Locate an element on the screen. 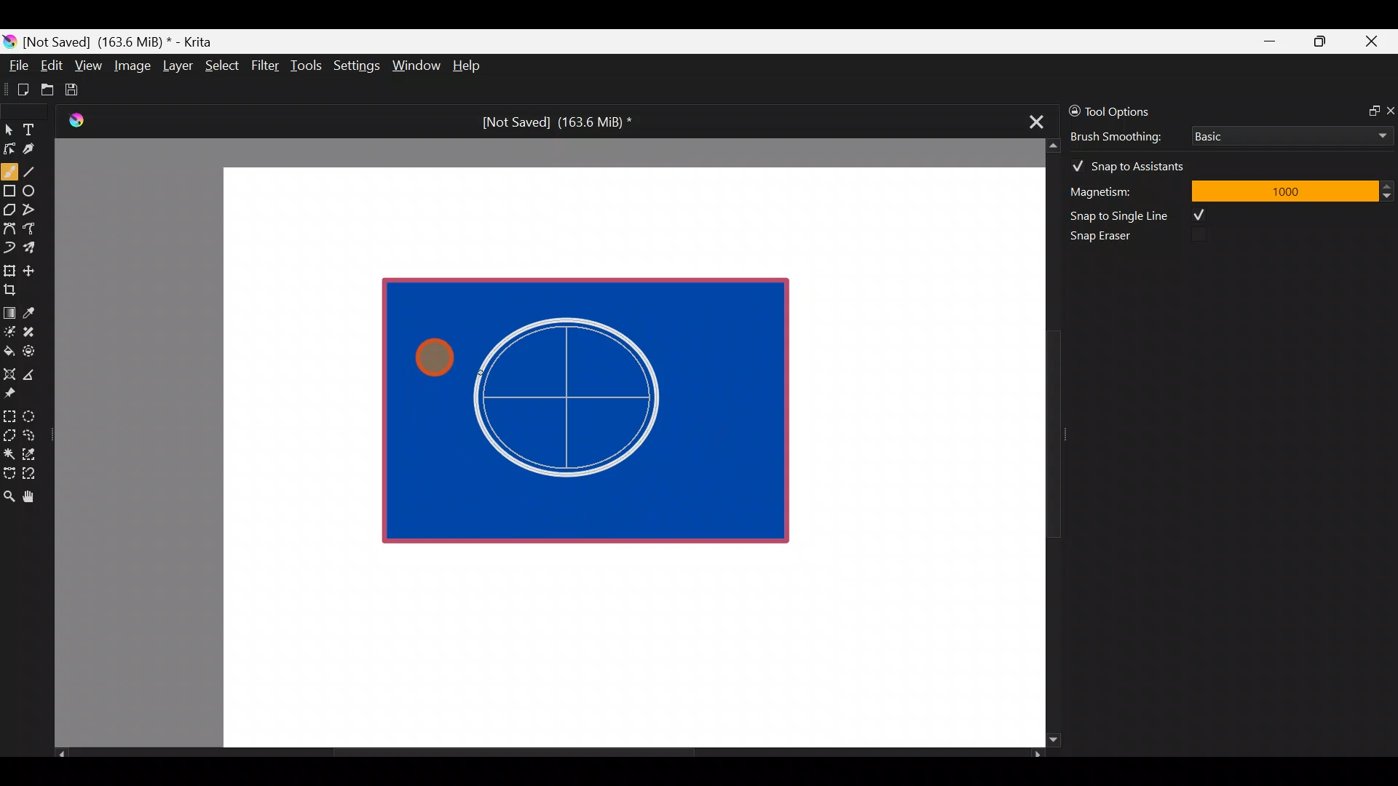  Reference images tool is located at coordinates (15, 392).